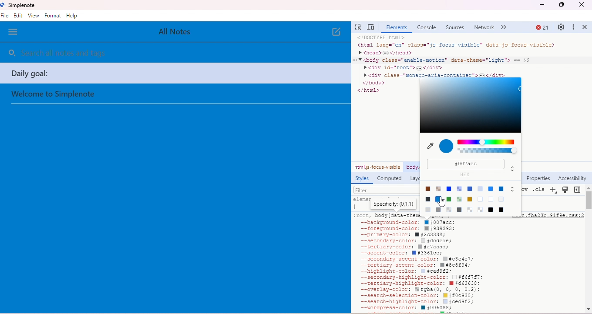 This screenshot has height=314, width=592. What do you see at coordinates (390, 179) in the screenshot?
I see `computed` at bounding box center [390, 179].